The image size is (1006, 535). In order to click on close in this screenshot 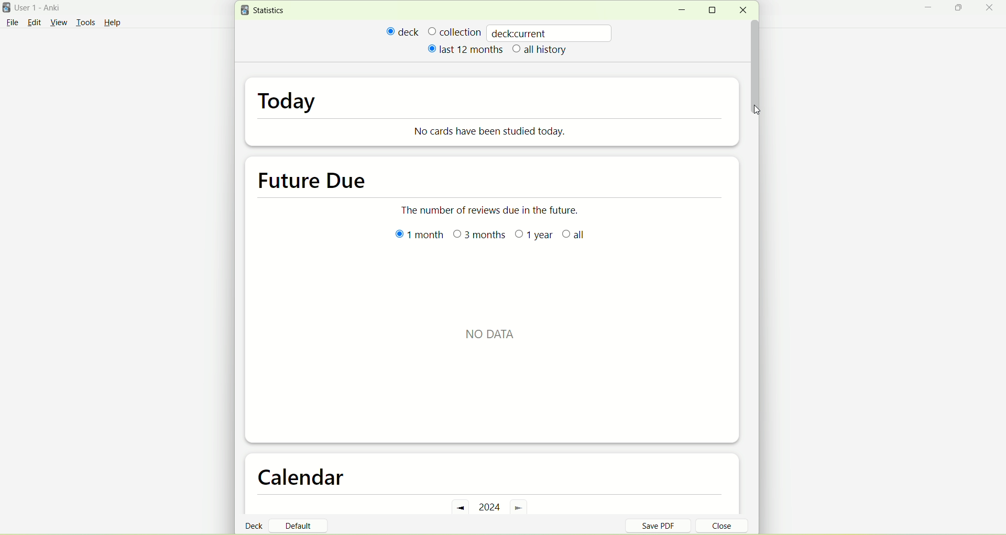, I will do `click(991, 8)`.